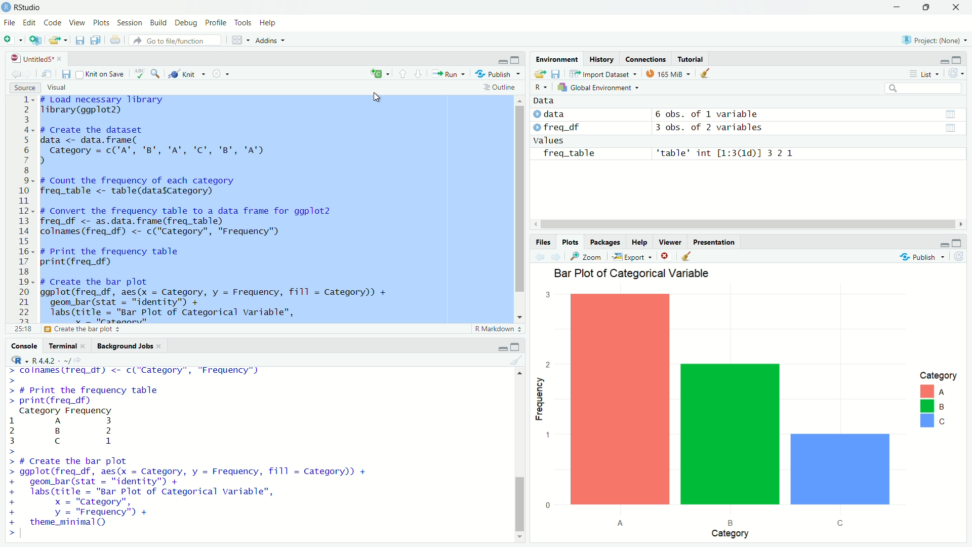 This screenshot has width=972, height=547. I want to click on R 4.4.2 . ~/, so click(53, 361).